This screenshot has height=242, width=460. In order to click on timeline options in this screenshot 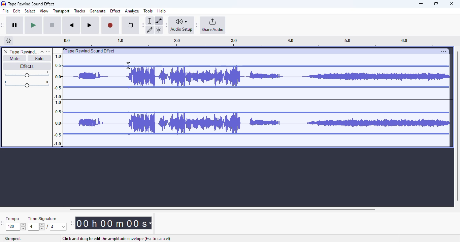, I will do `click(9, 41)`.